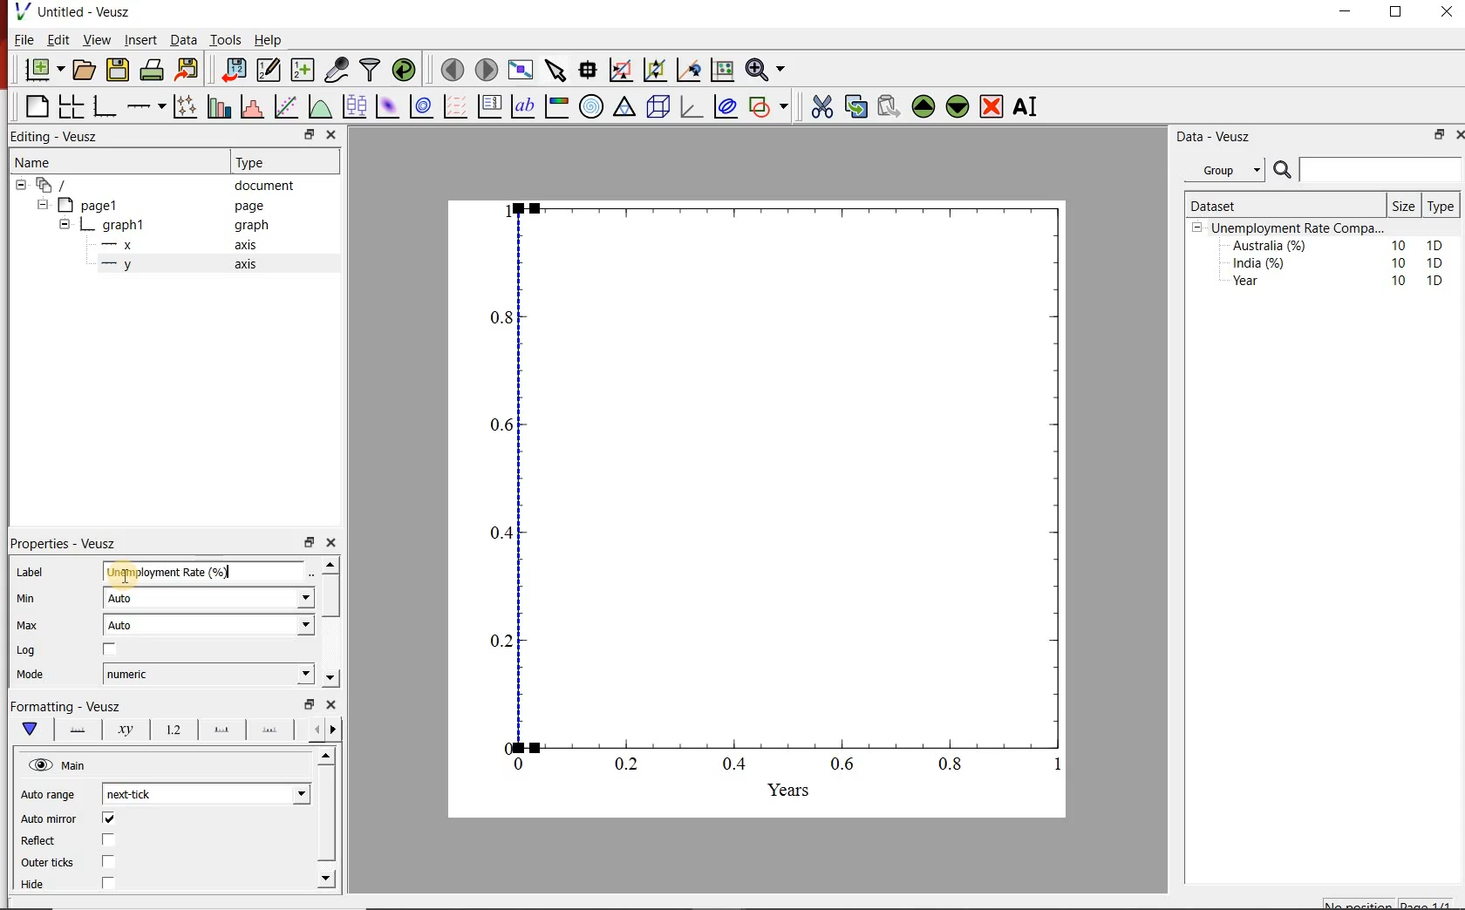 The height and width of the screenshot is (910, 1465). I want to click on plot 2d datasets as contours, so click(420, 106).